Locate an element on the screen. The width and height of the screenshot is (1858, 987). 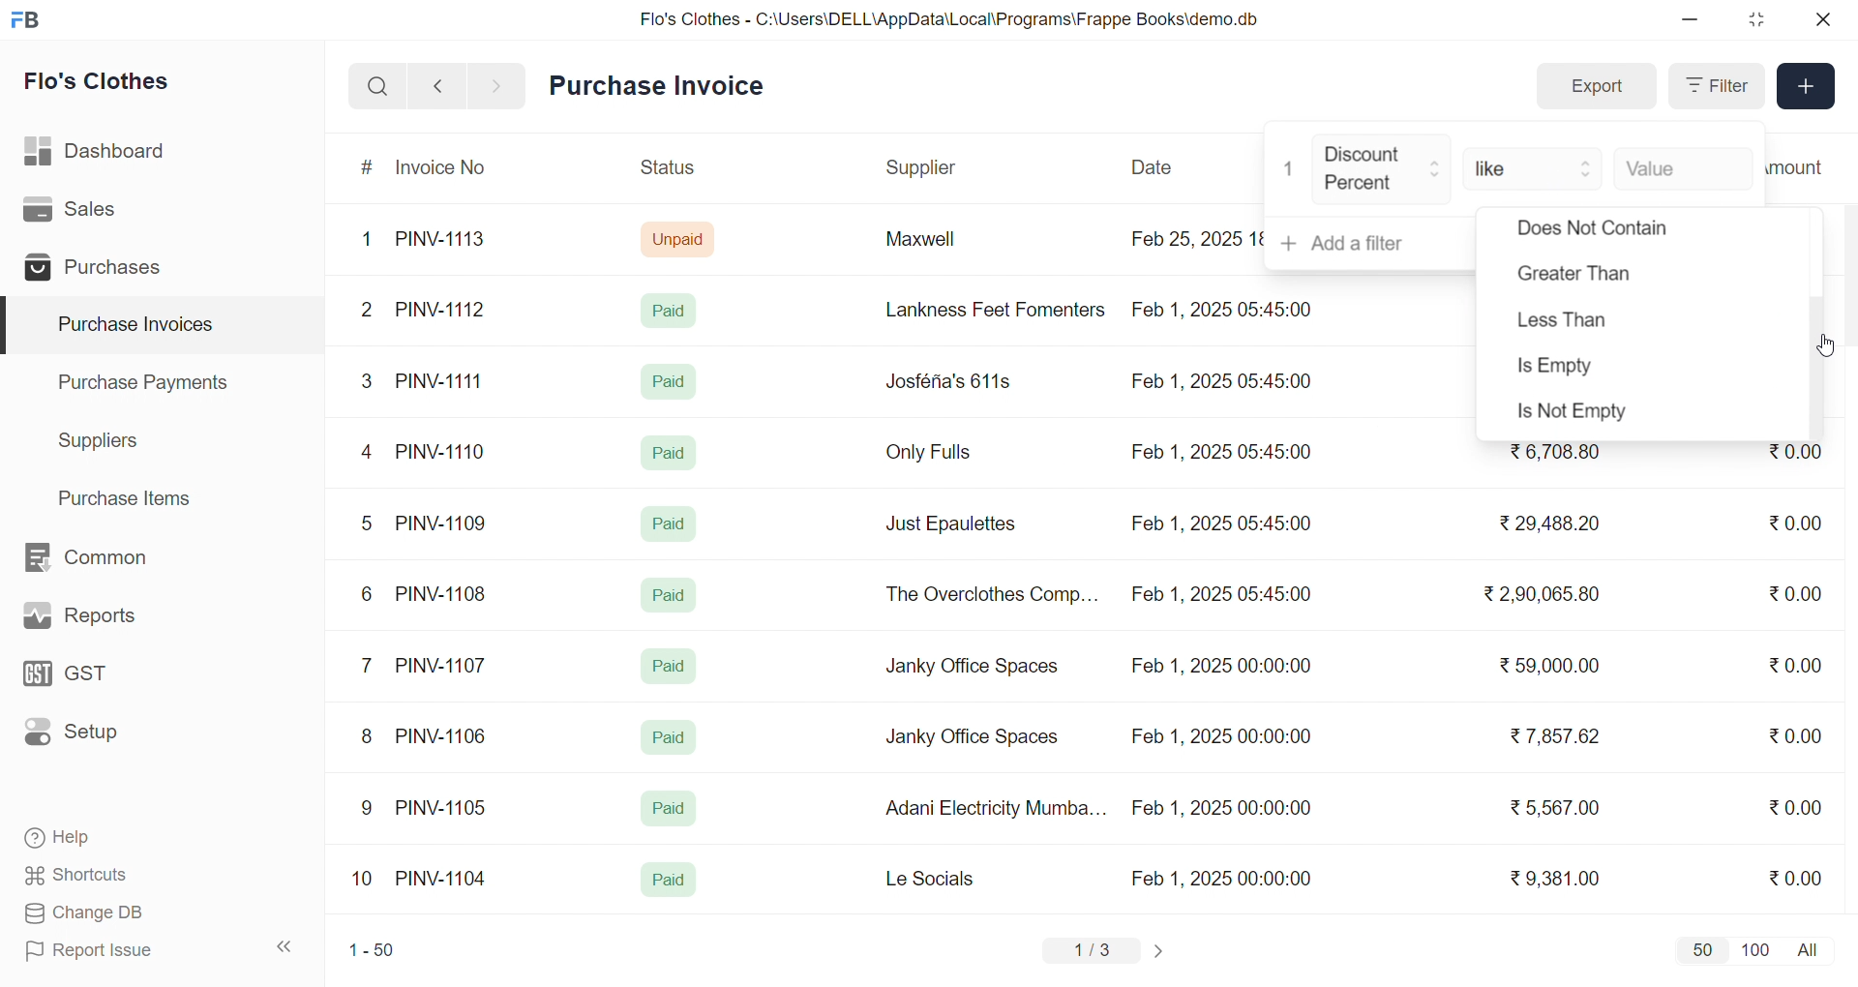
change page is located at coordinates (1161, 950).